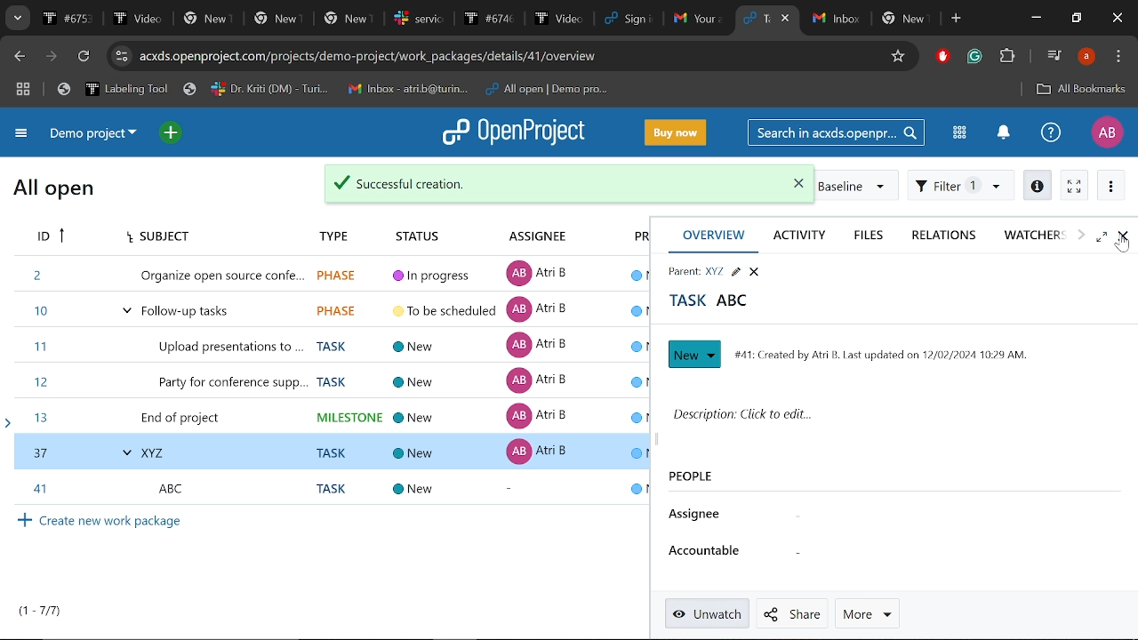  Describe the element at coordinates (333, 90) in the screenshot. I see `Bookmarks` at that location.